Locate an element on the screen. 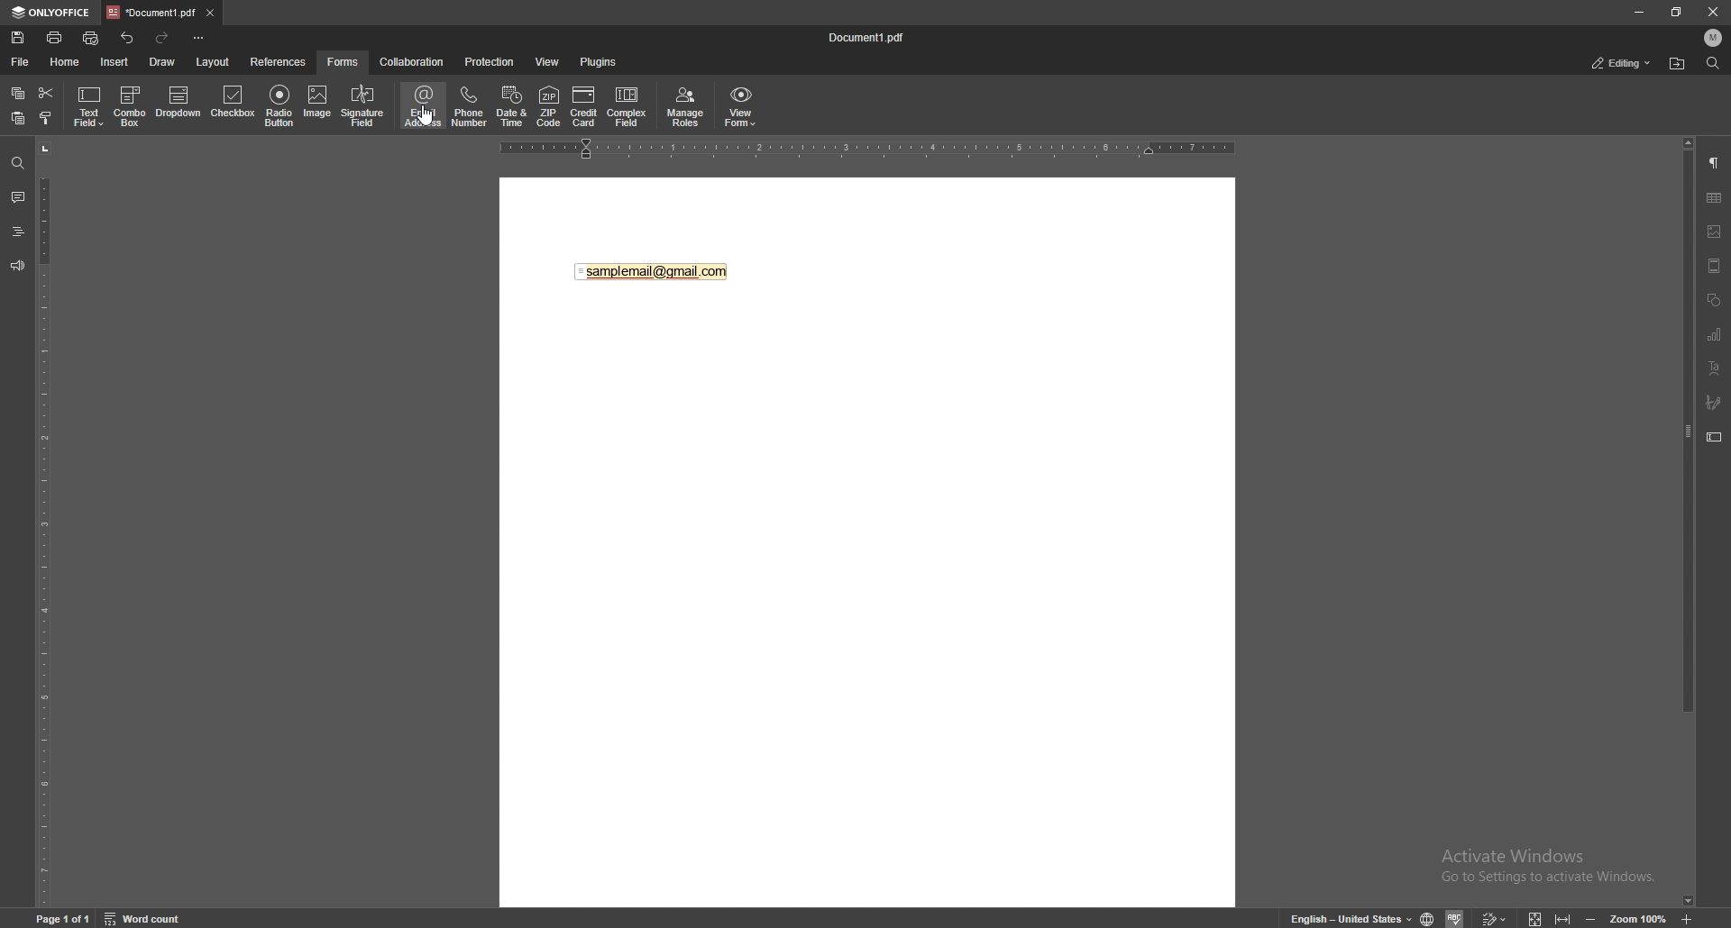  find is located at coordinates (1712, 62).